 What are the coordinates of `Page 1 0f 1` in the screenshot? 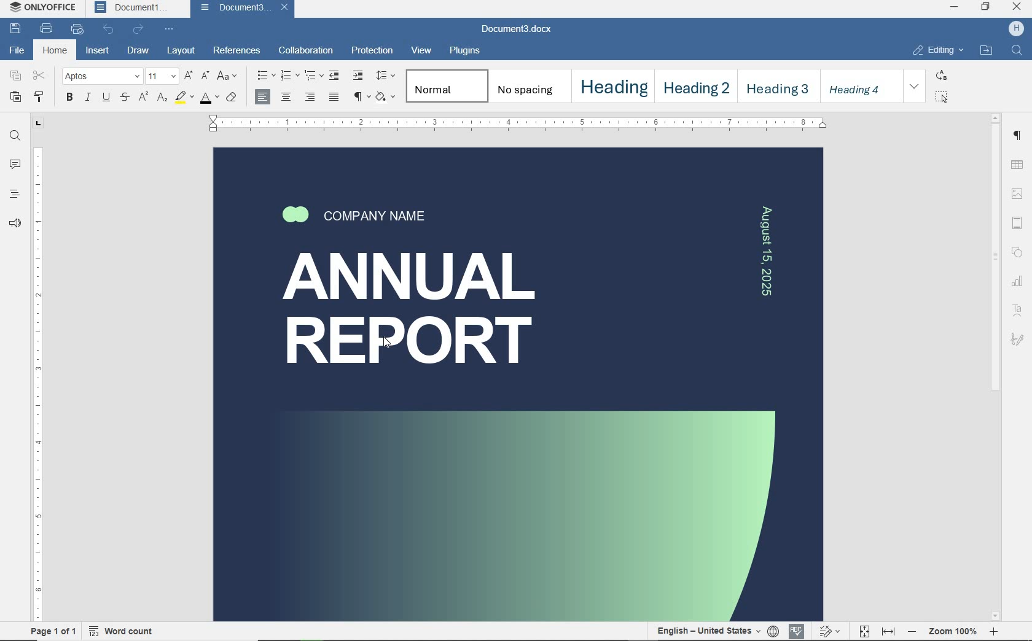 It's located at (53, 631).